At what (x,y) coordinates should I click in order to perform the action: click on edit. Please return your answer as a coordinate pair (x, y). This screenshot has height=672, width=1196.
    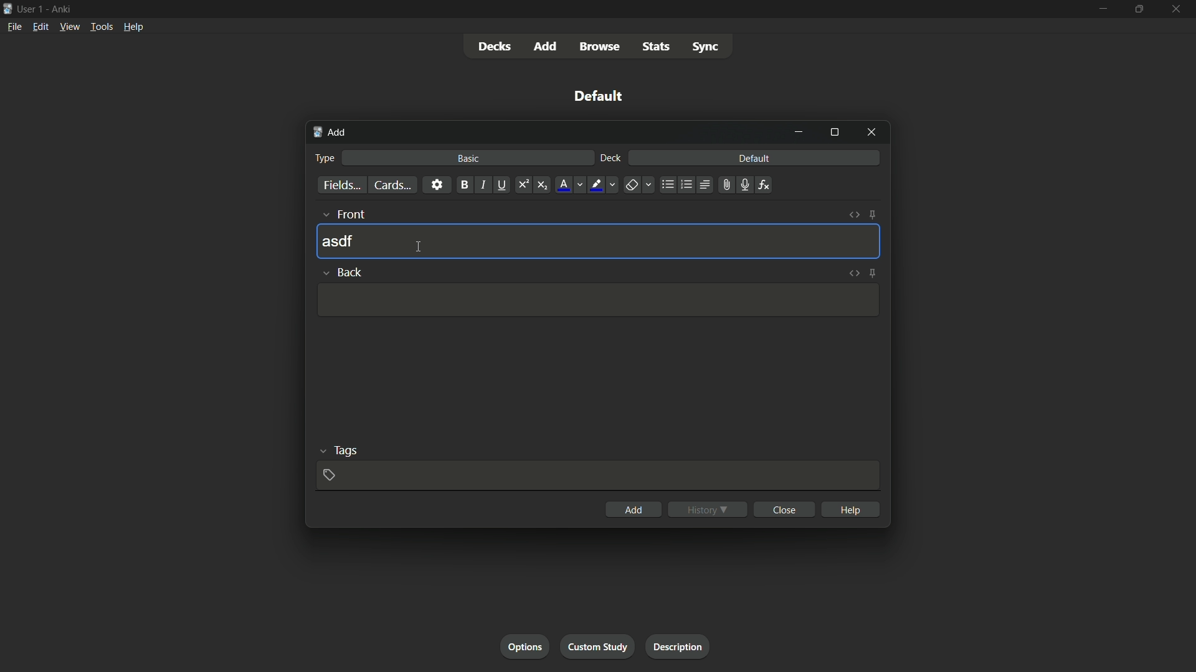
    Looking at the image, I should click on (40, 27).